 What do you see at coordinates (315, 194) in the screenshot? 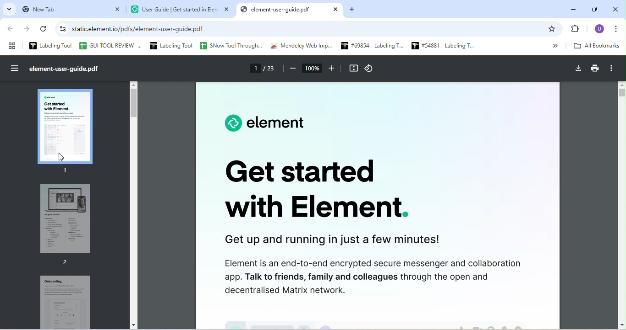
I see `get started with element` at bounding box center [315, 194].